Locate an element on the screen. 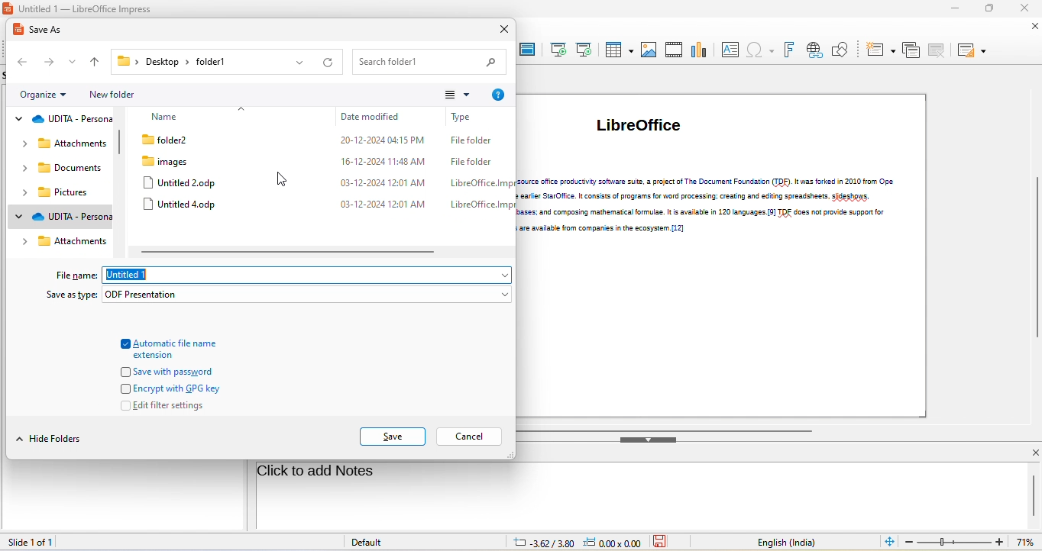  LibreOffice (li braV)[11] is a free and open-source office productivity software suite, a project of The Document Foundation (TDF). It was forked in 2010 from Ope is located at coordinates (712, 180).